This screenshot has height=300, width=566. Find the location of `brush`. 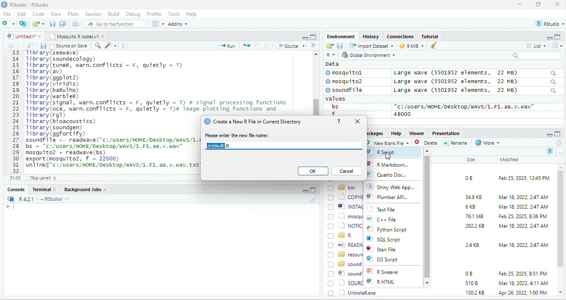

brush is located at coordinates (315, 199).